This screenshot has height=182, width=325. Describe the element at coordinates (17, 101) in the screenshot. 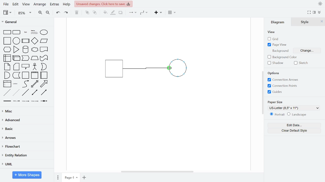

I see `connector with label` at that location.